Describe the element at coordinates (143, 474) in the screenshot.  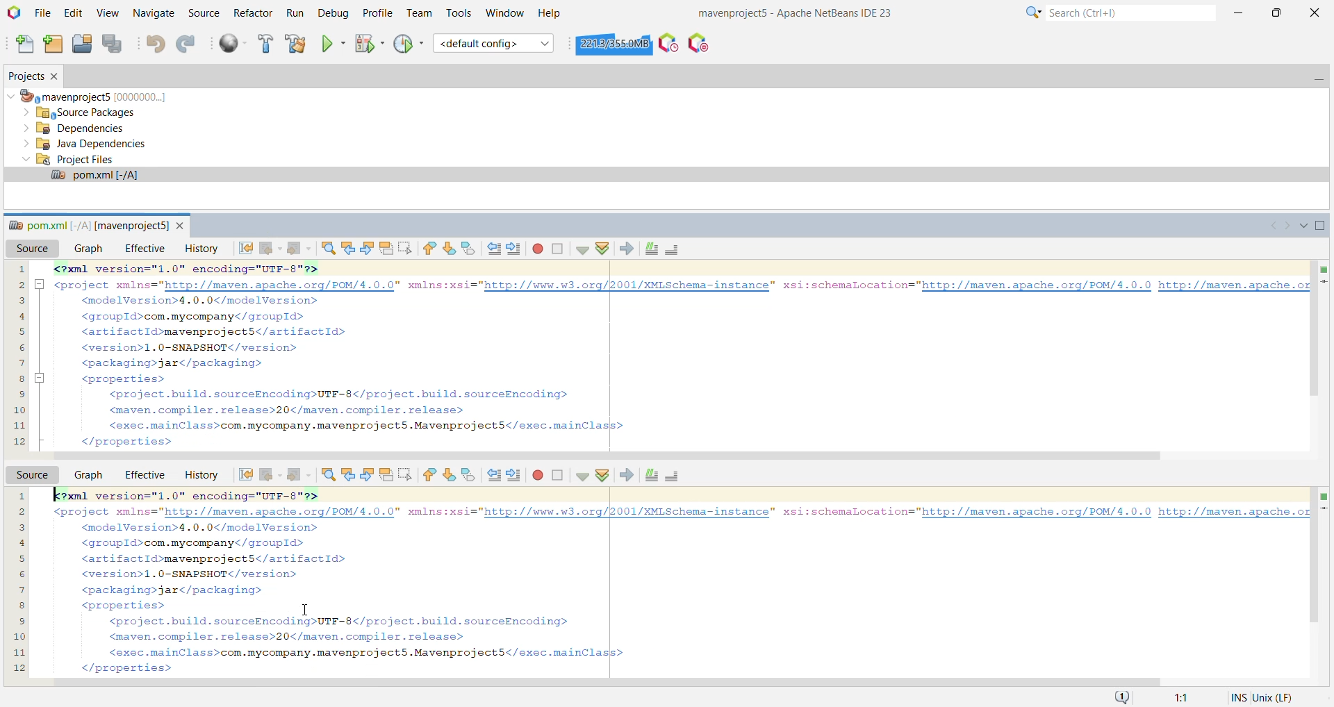
I see `Effective` at that location.